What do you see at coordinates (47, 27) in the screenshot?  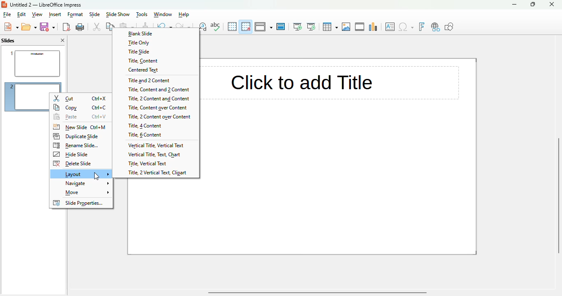 I see `save` at bounding box center [47, 27].